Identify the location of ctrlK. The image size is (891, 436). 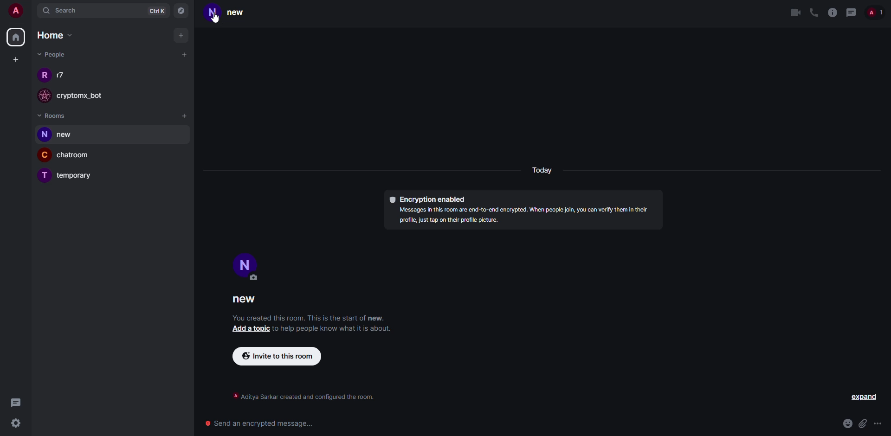
(152, 11).